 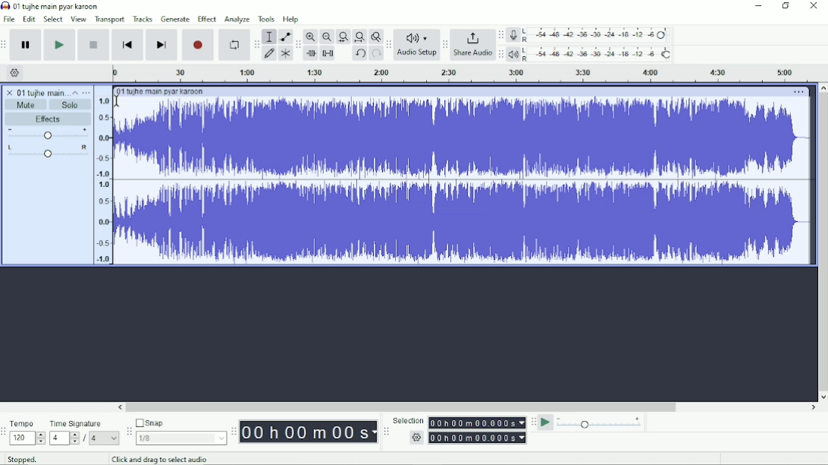 What do you see at coordinates (14, 73) in the screenshot?
I see `Timeline options` at bounding box center [14, 73].